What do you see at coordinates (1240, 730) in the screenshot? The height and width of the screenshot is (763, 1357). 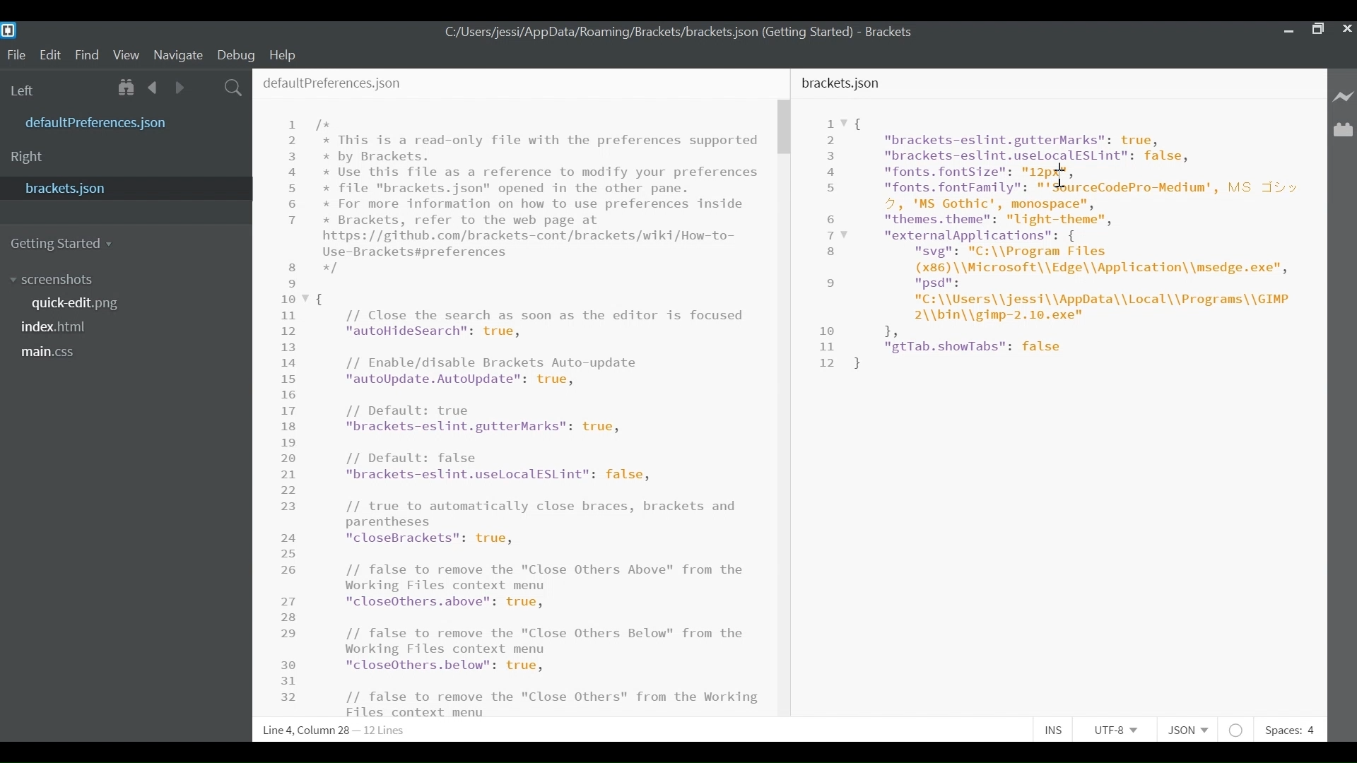 I see `No lintel Available for JSON` at bounding box center [1240, 730].